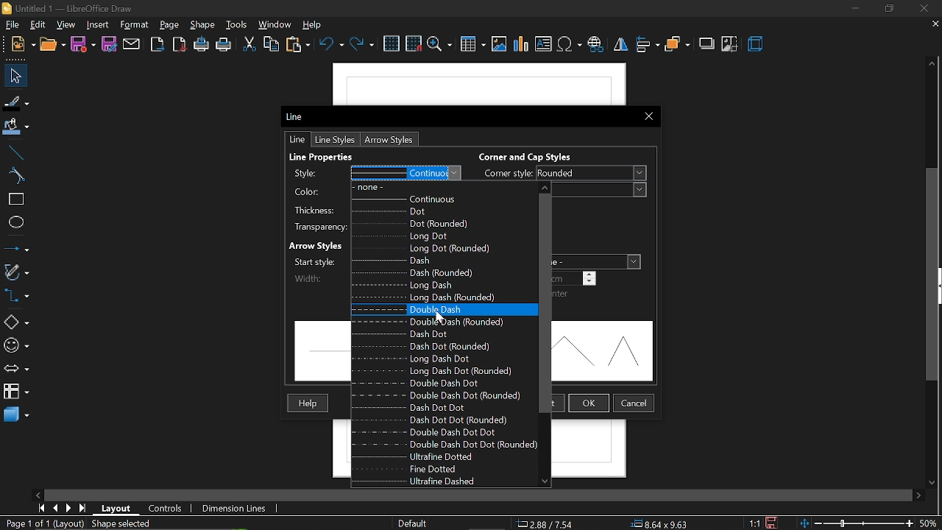 This screenshot has height=530, width=942. What do you see at coordinates (18, 347) in the screenshot?
I see ` symbol shapes` at bounding box center [18, 347].